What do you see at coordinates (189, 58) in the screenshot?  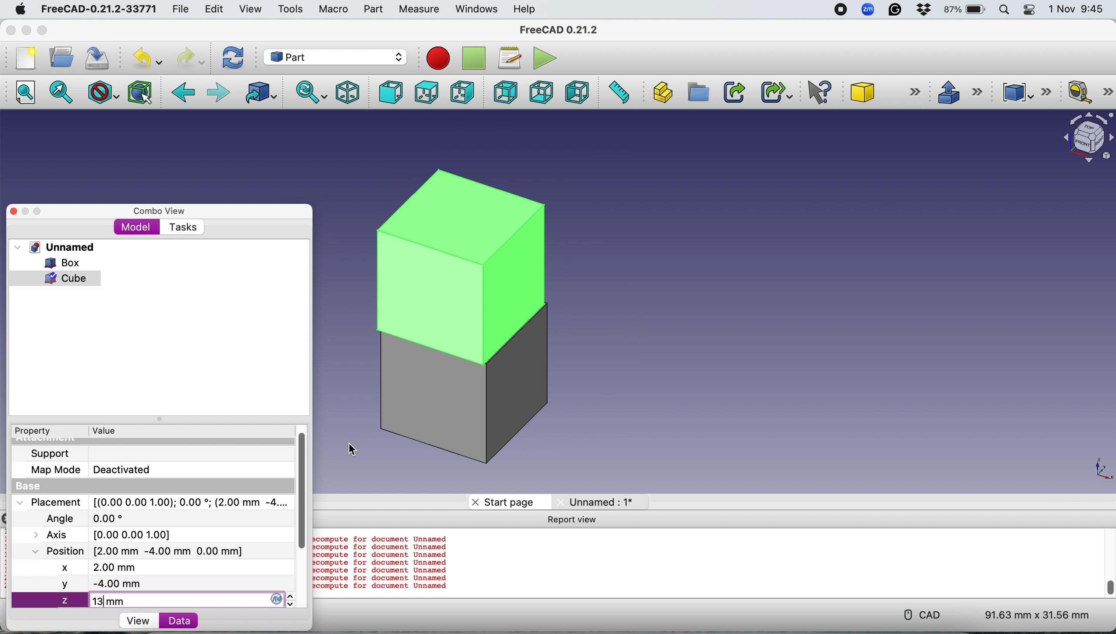 I see `Redo` at bounding box center [189, 58].